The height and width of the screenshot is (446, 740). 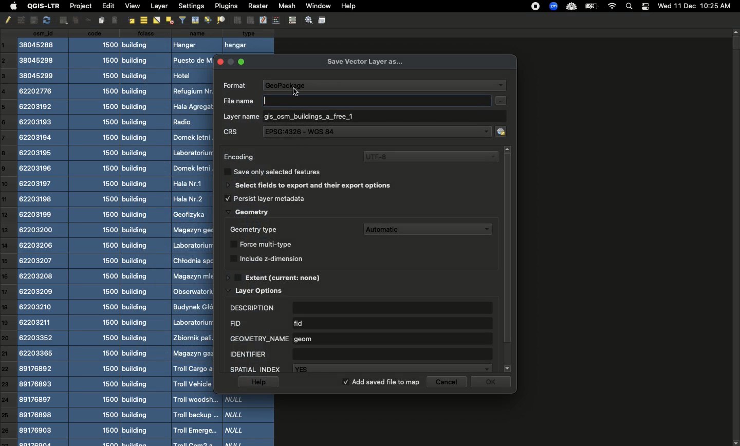 What do you see at coordinates (363, 86) in the screenshot?
I see `Format` at bounding box center [363, 86].